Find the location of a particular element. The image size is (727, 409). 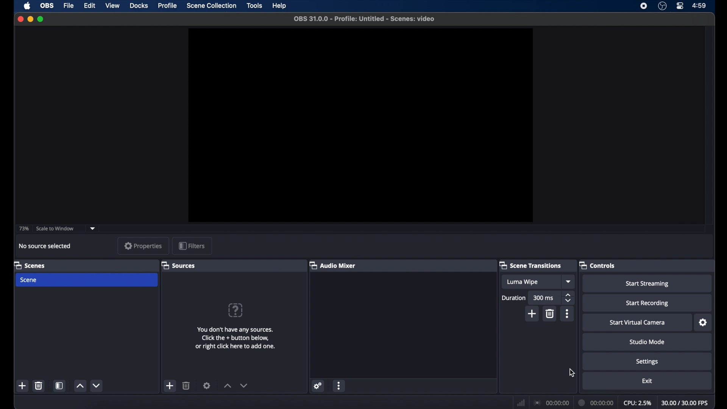

close is located at coordinates (20, 18).